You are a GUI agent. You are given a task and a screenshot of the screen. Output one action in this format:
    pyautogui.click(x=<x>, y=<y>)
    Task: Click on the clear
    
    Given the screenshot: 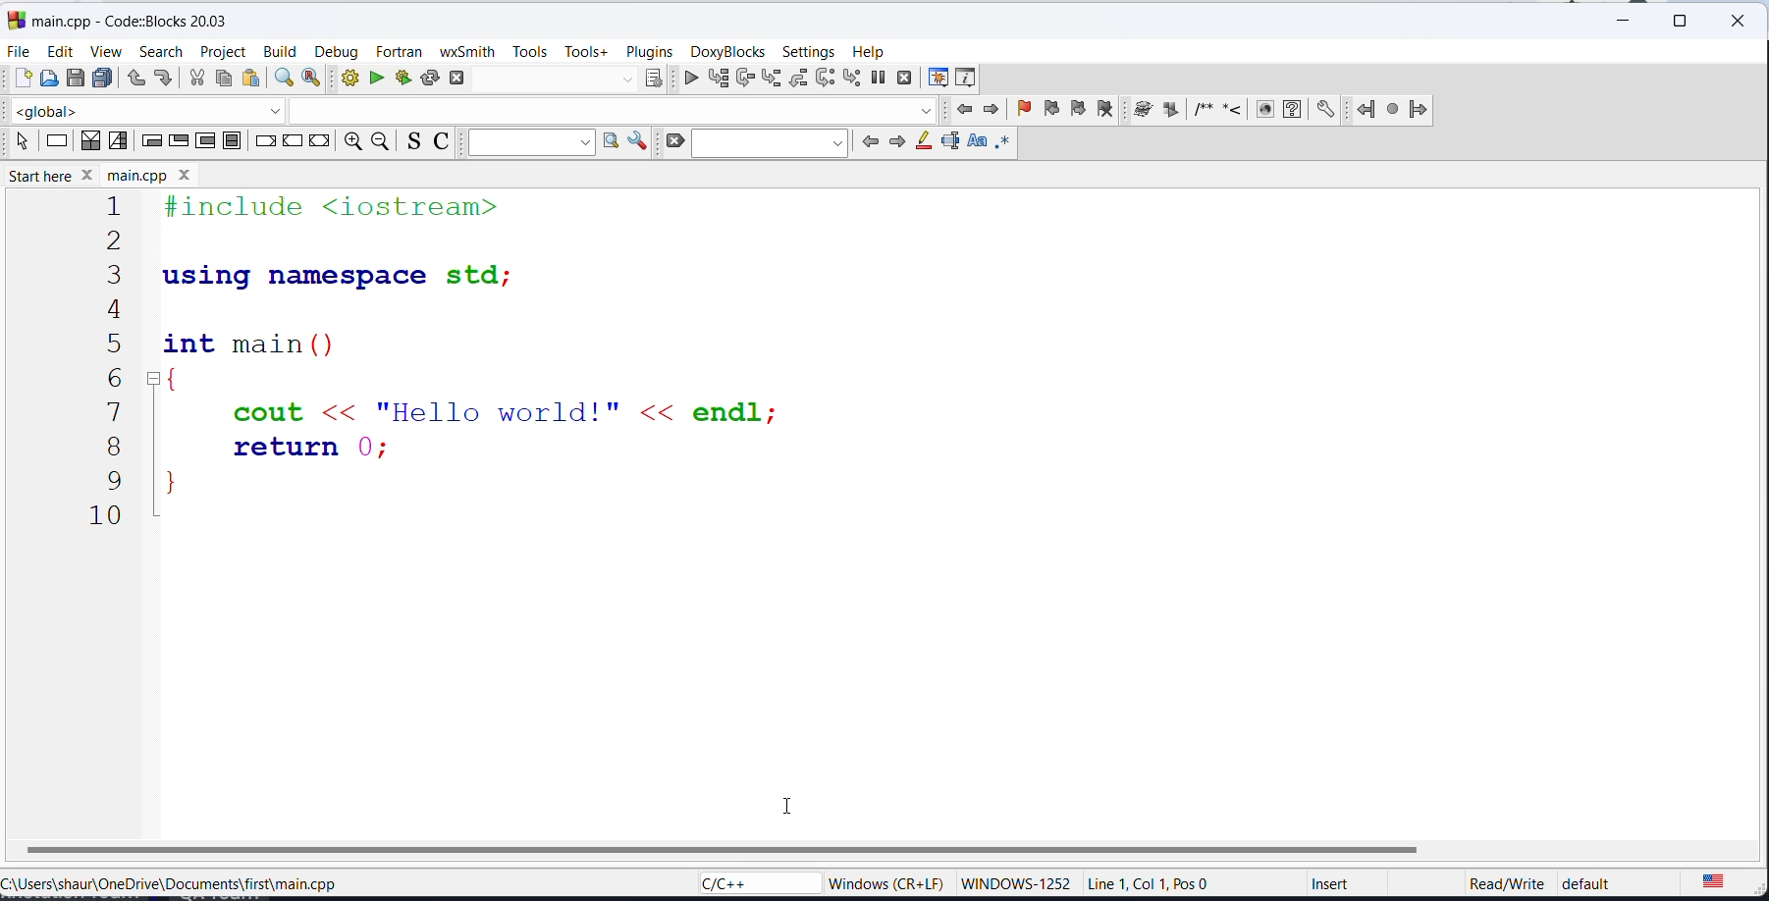 What is the action you would take?
    pyautogui.click(x=676, y=143)
    